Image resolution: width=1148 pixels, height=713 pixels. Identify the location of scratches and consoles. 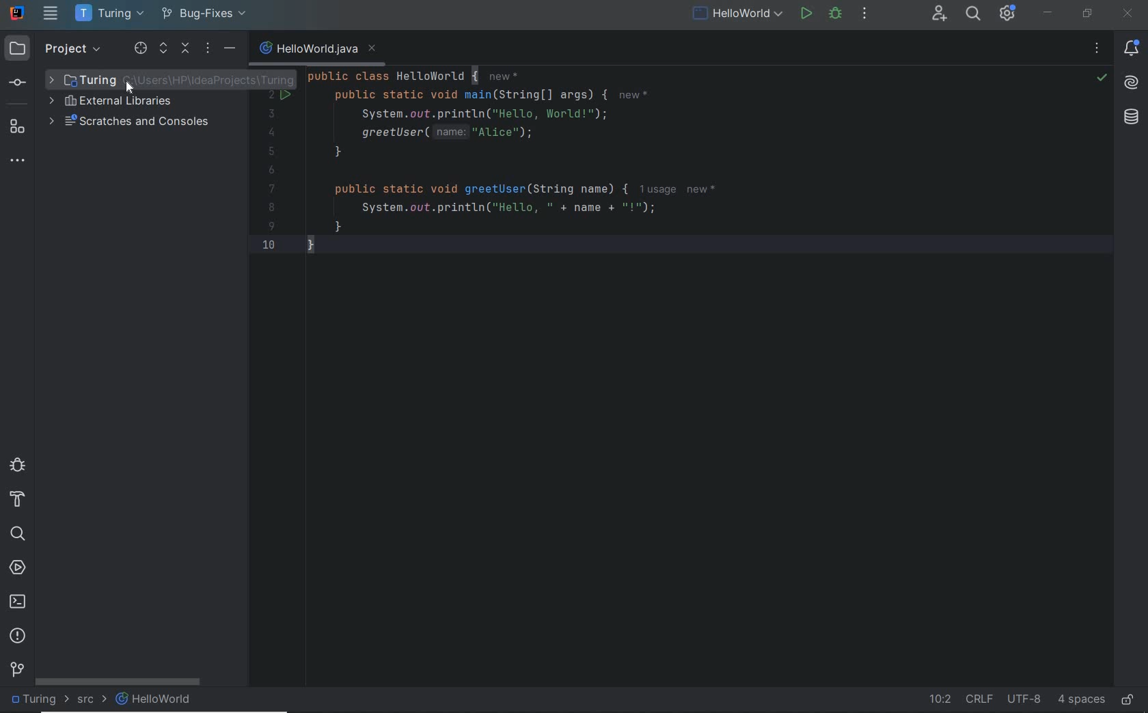
(132, 122).